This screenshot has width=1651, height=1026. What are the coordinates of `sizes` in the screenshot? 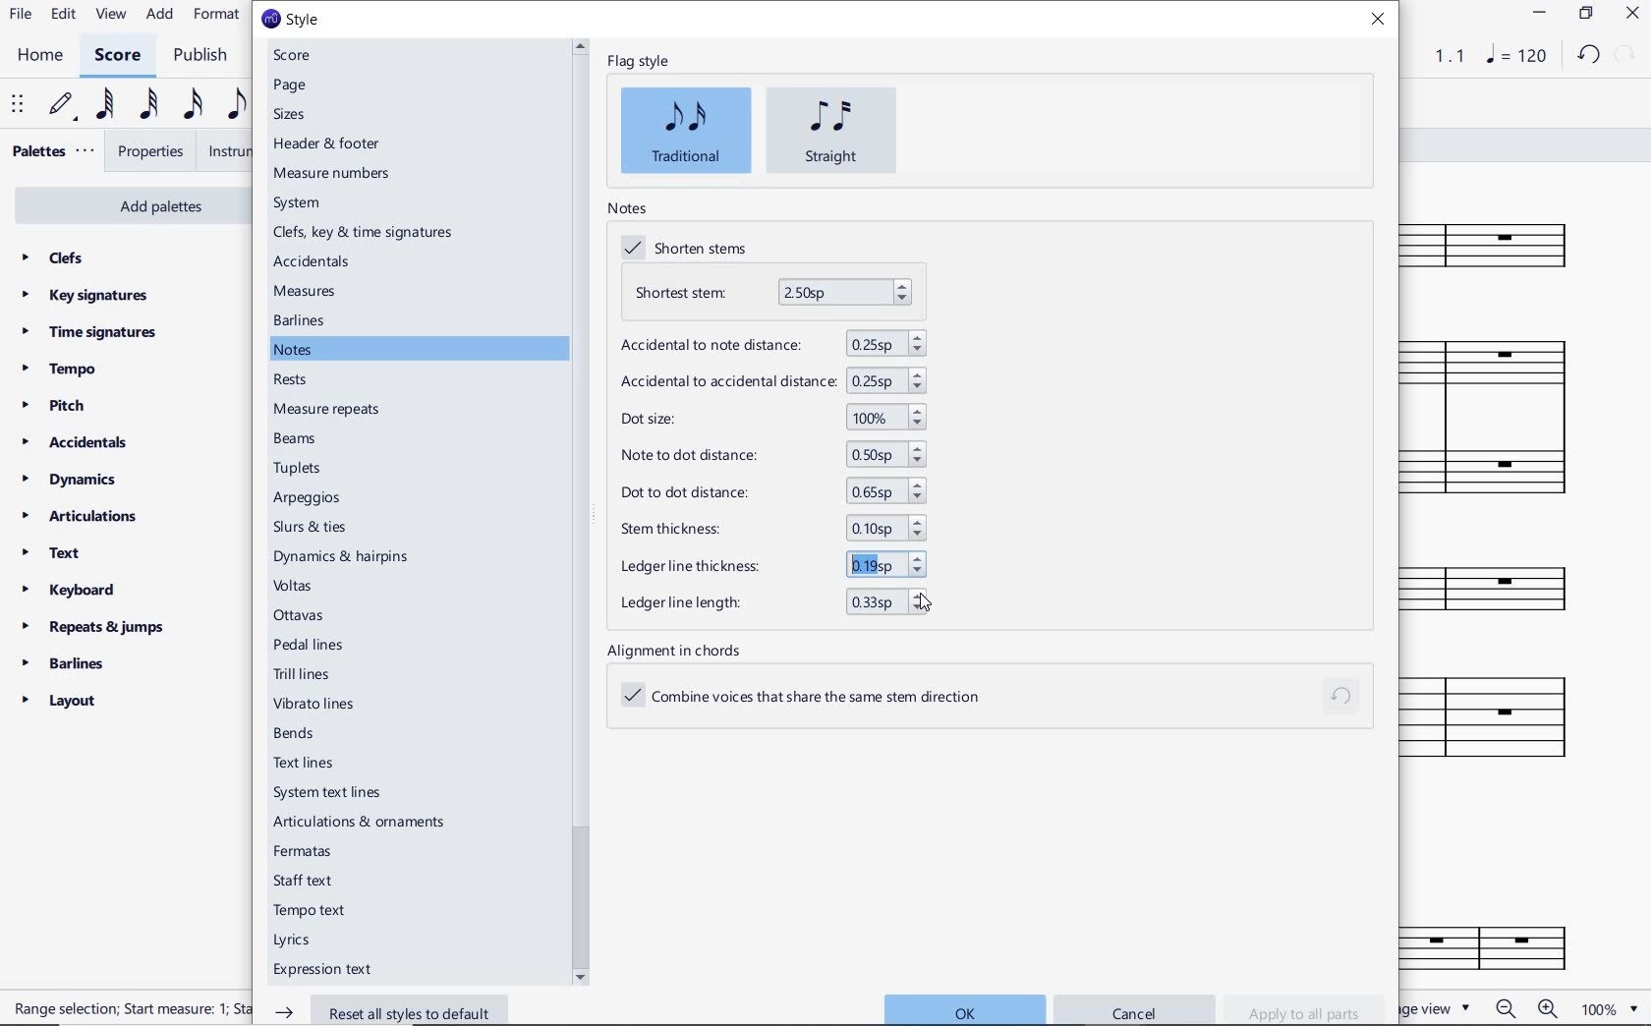 It's located at (294, 114).